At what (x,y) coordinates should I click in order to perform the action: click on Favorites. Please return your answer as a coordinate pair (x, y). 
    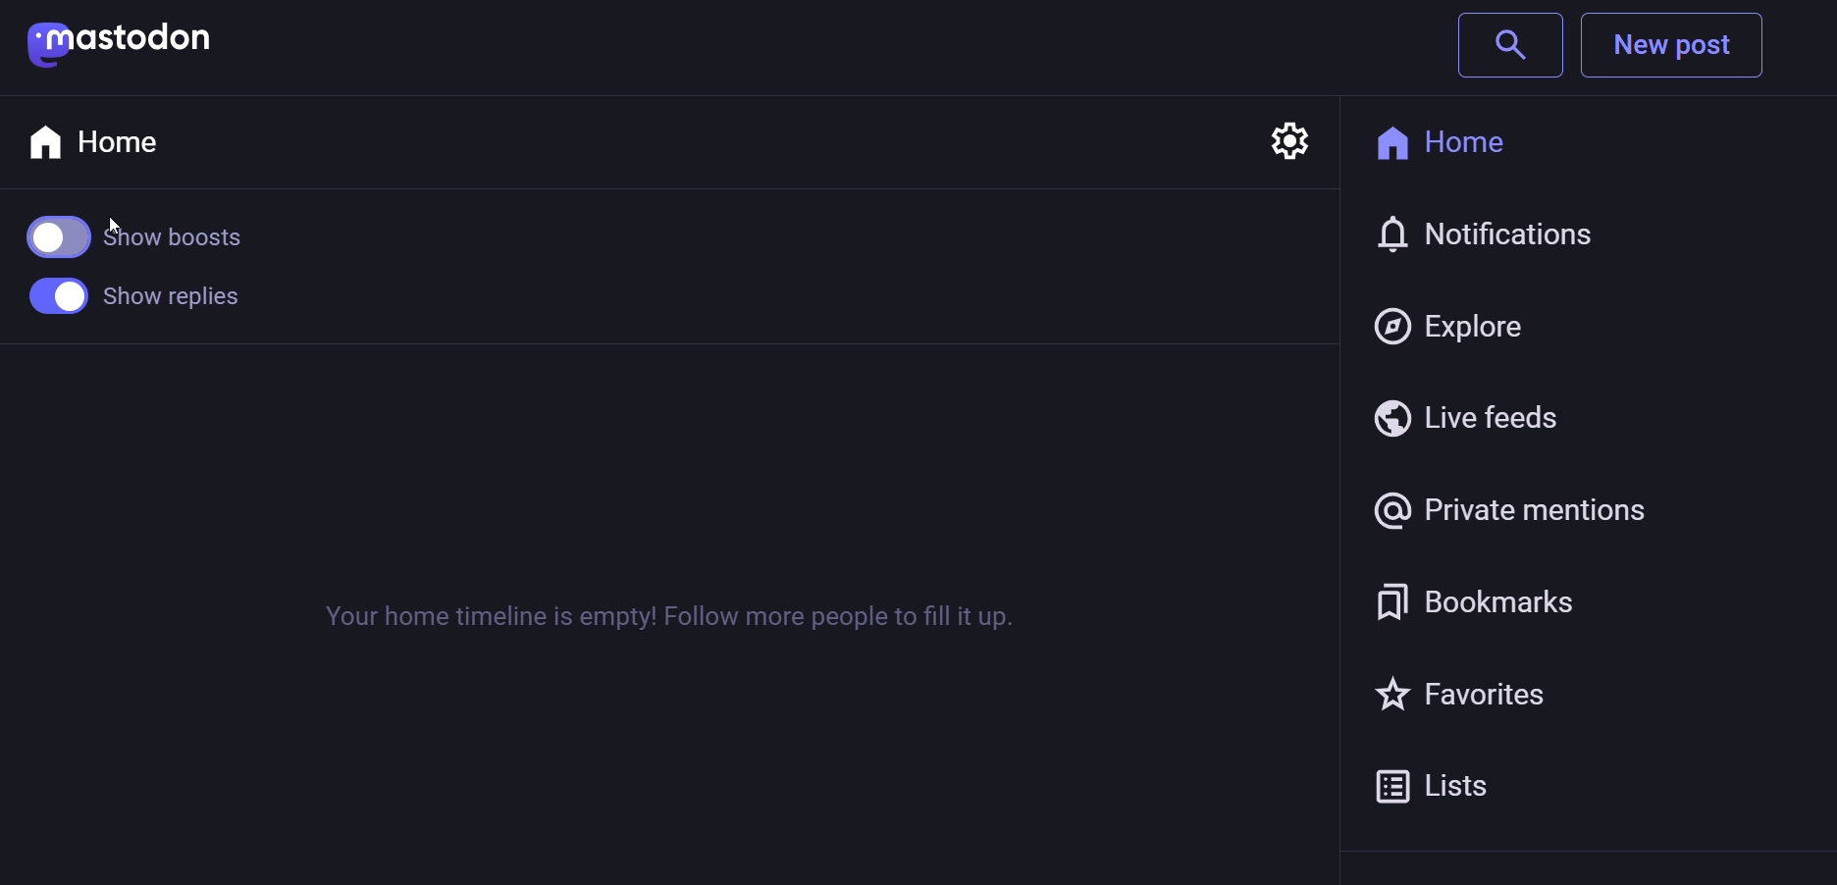
    Looking at the image, I should click on (1493, 699).